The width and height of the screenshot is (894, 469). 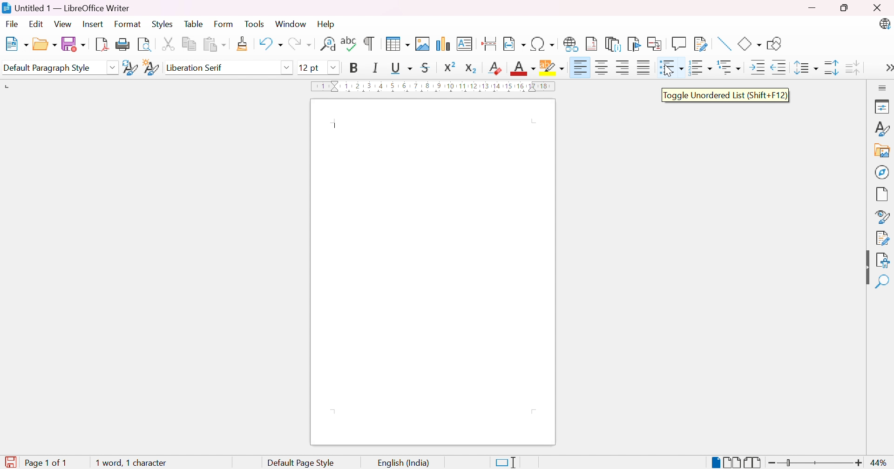 What do you see at coordinates (883, 129) in the screenshot?
I see `Style` at bounding box center [883, 129].